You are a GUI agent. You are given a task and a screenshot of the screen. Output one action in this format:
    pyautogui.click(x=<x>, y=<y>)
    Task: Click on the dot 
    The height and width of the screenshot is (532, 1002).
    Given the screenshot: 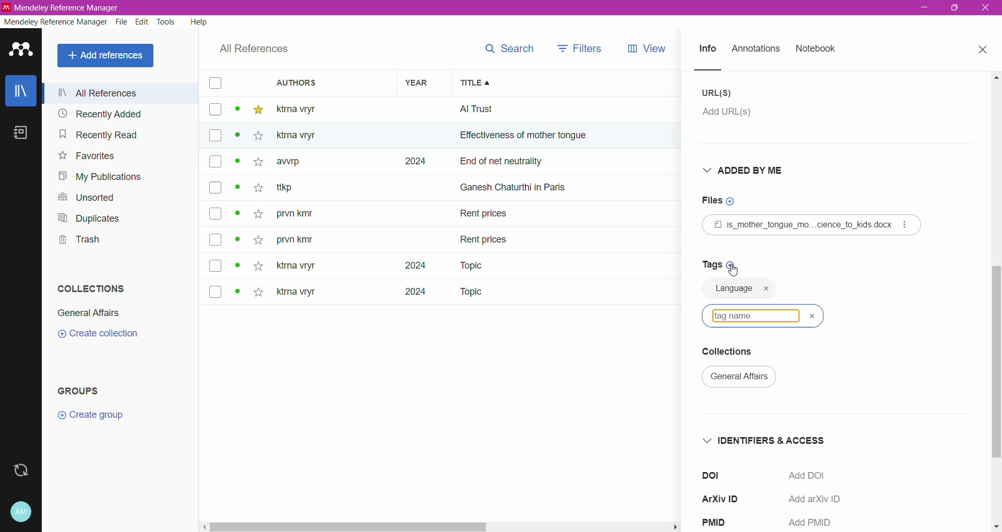 What is the action you would take?
    pyautogui.click(x=238, y=265)
    